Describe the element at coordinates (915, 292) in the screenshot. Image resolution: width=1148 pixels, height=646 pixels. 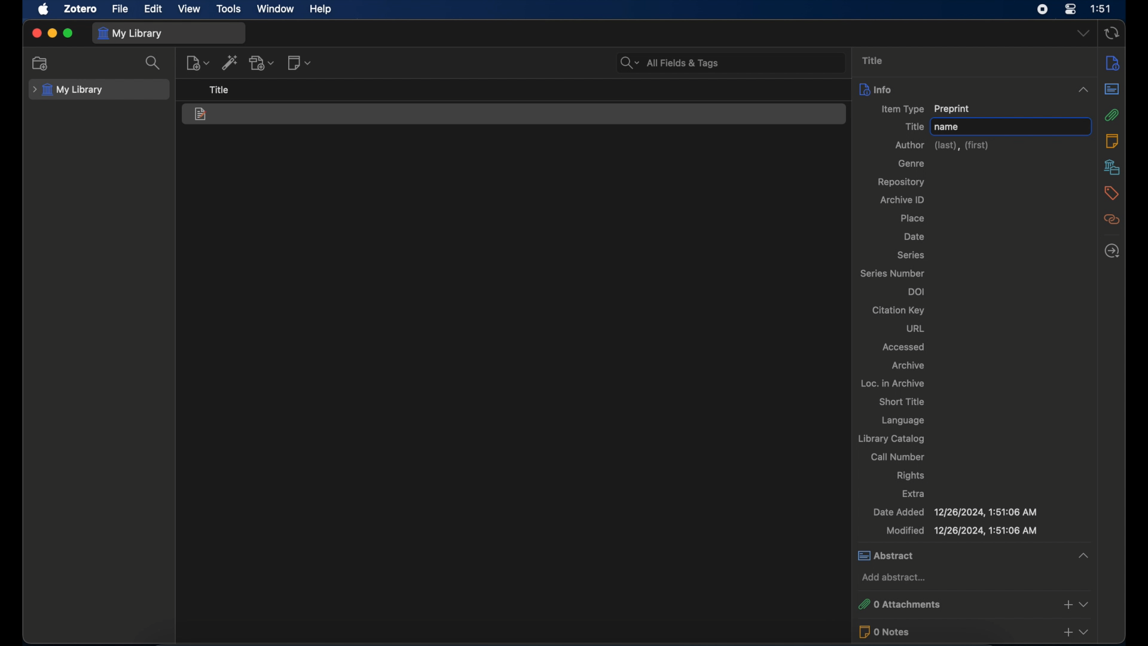
I see `doi` at that location.